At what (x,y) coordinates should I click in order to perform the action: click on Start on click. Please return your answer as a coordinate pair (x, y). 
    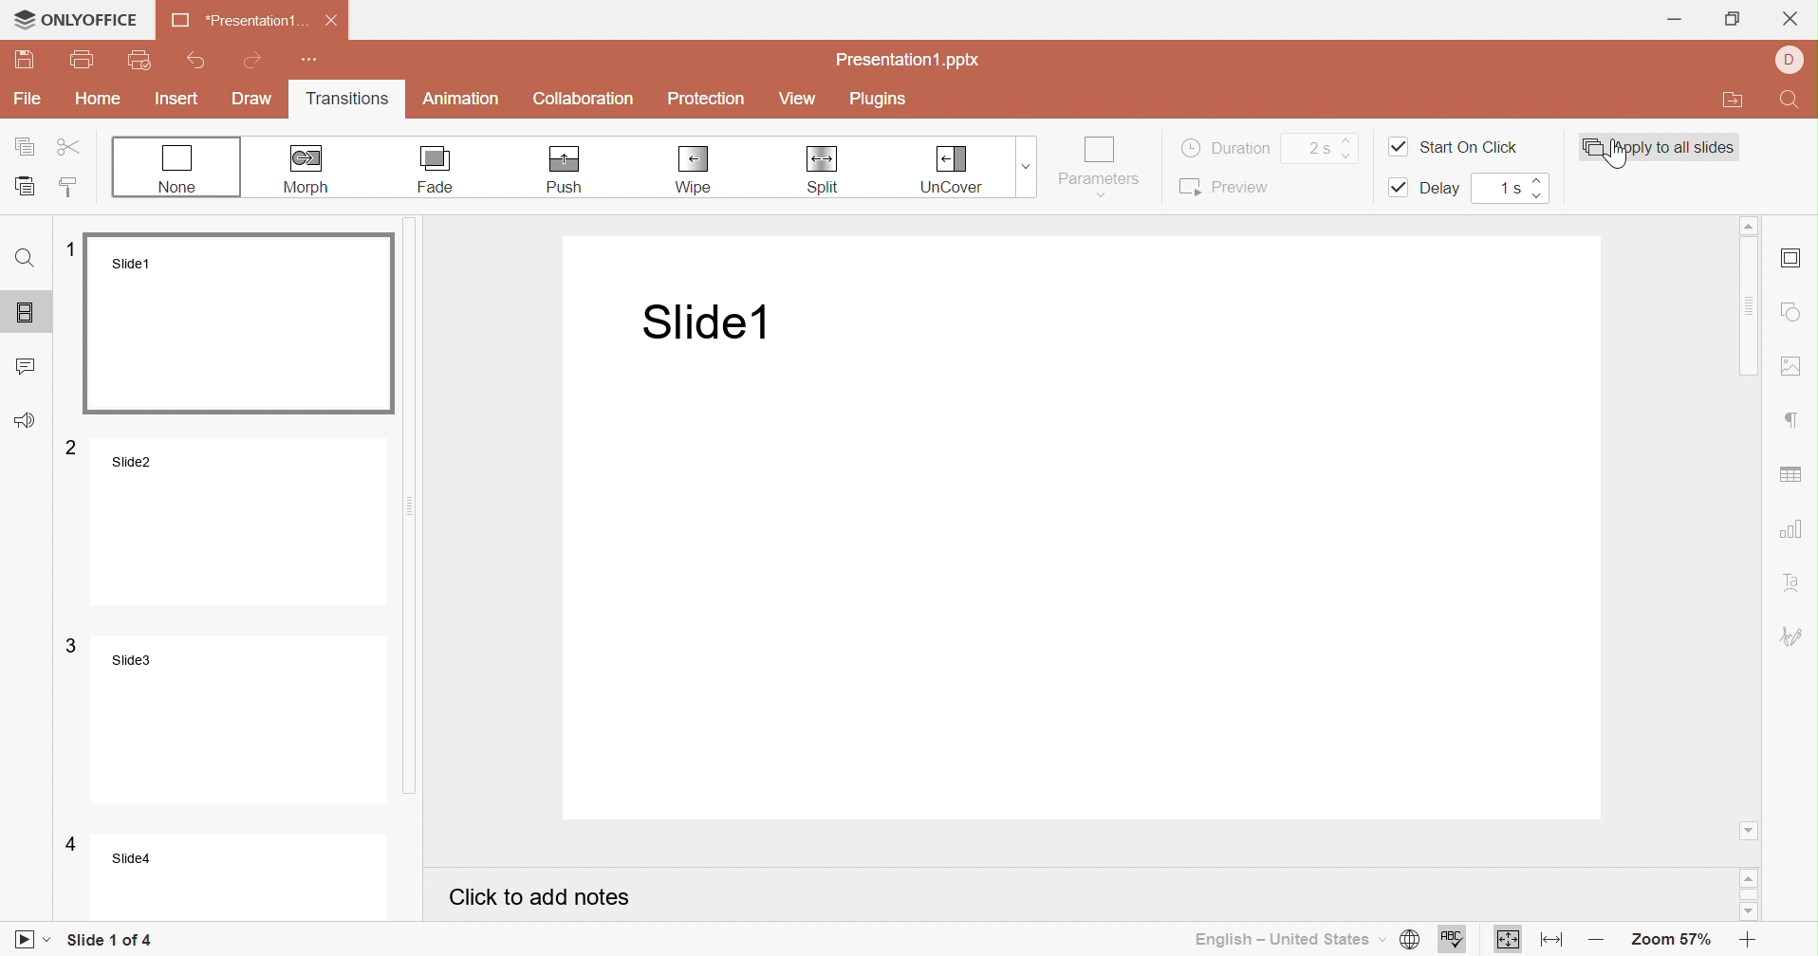
    Looking at the image, I should click on (1454, 145).